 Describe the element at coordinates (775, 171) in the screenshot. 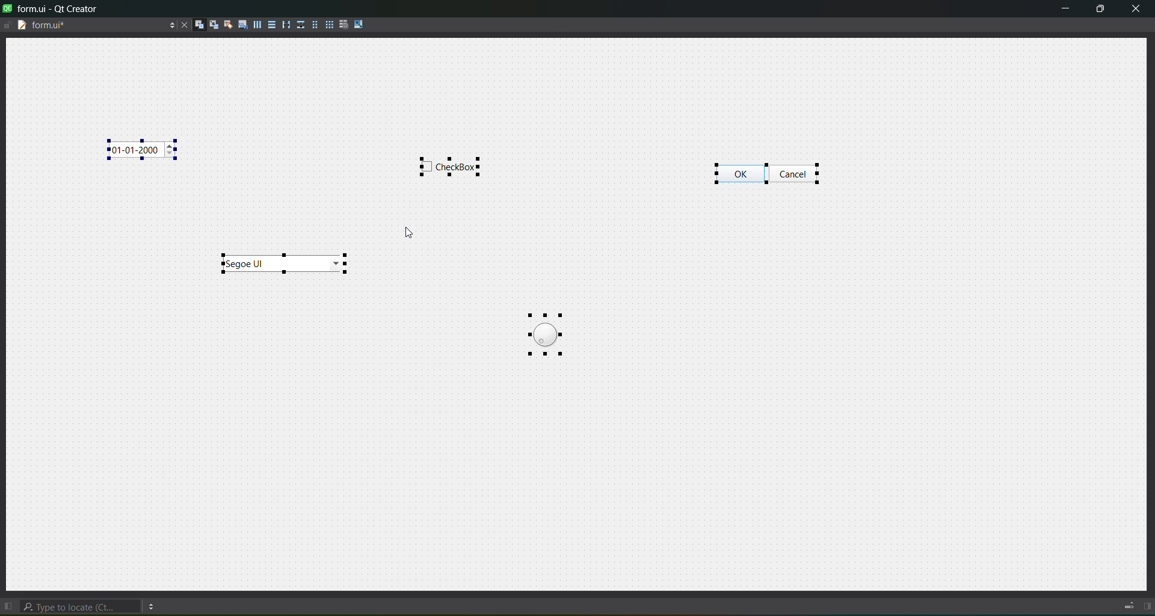

I see `Selected Widgets` at that location.